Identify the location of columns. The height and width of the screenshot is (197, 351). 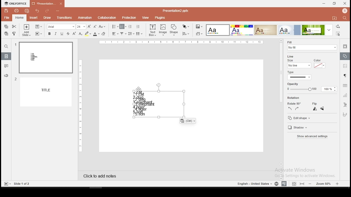
(139, 33).